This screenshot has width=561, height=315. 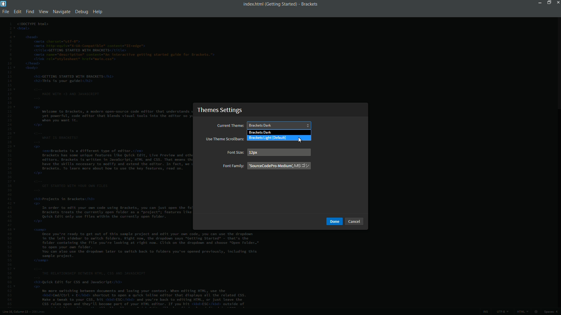 I want to click on cursor position, so click(x=16, y=312).